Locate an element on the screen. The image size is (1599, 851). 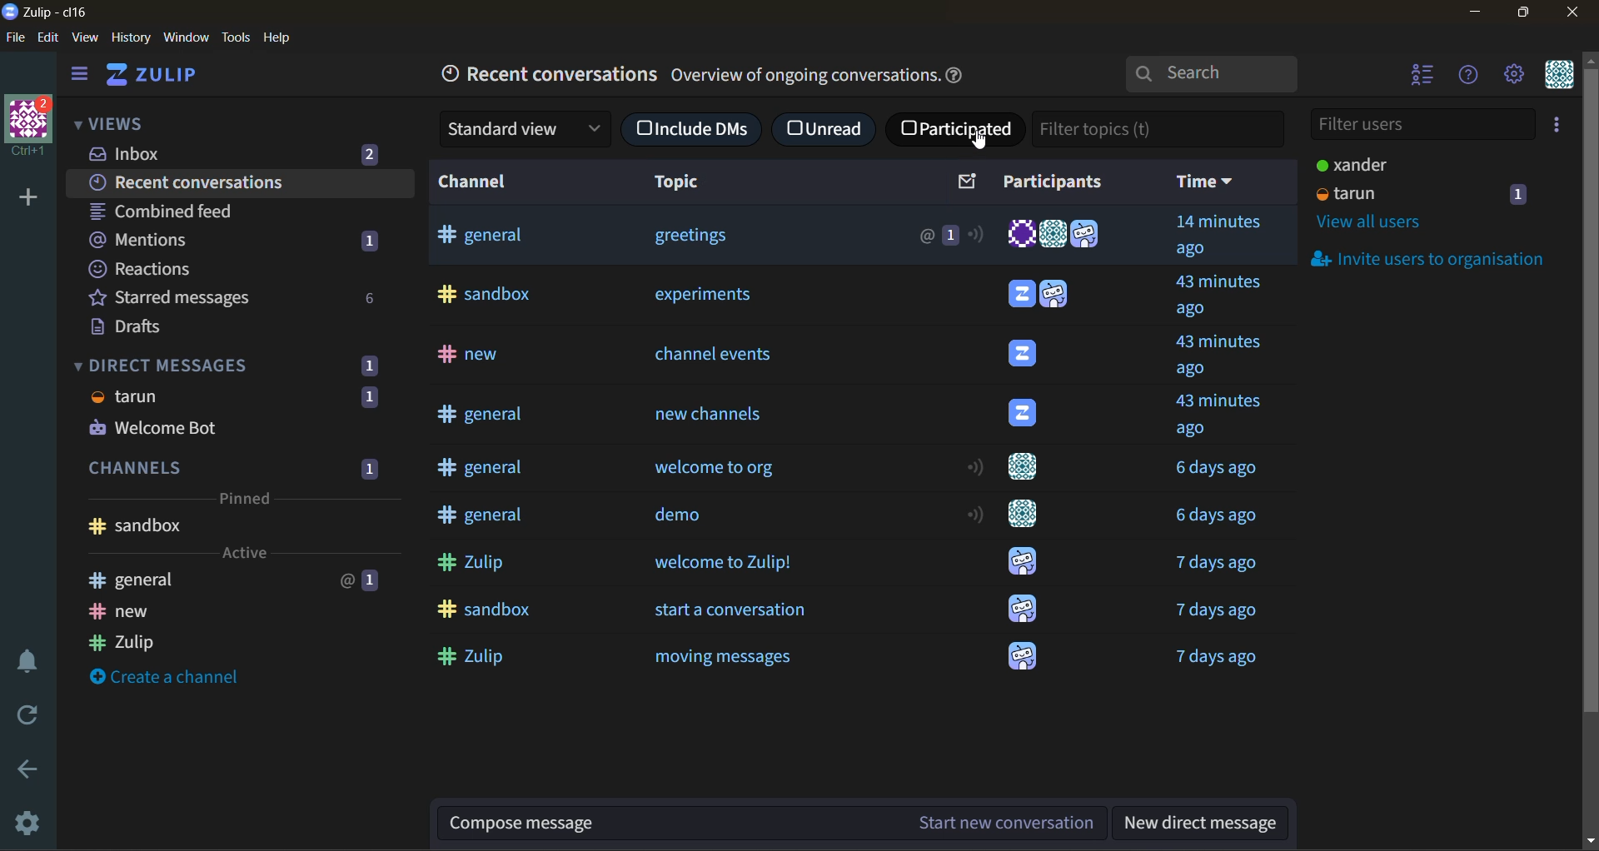
Sandbox is located at coordinates (491, 296).